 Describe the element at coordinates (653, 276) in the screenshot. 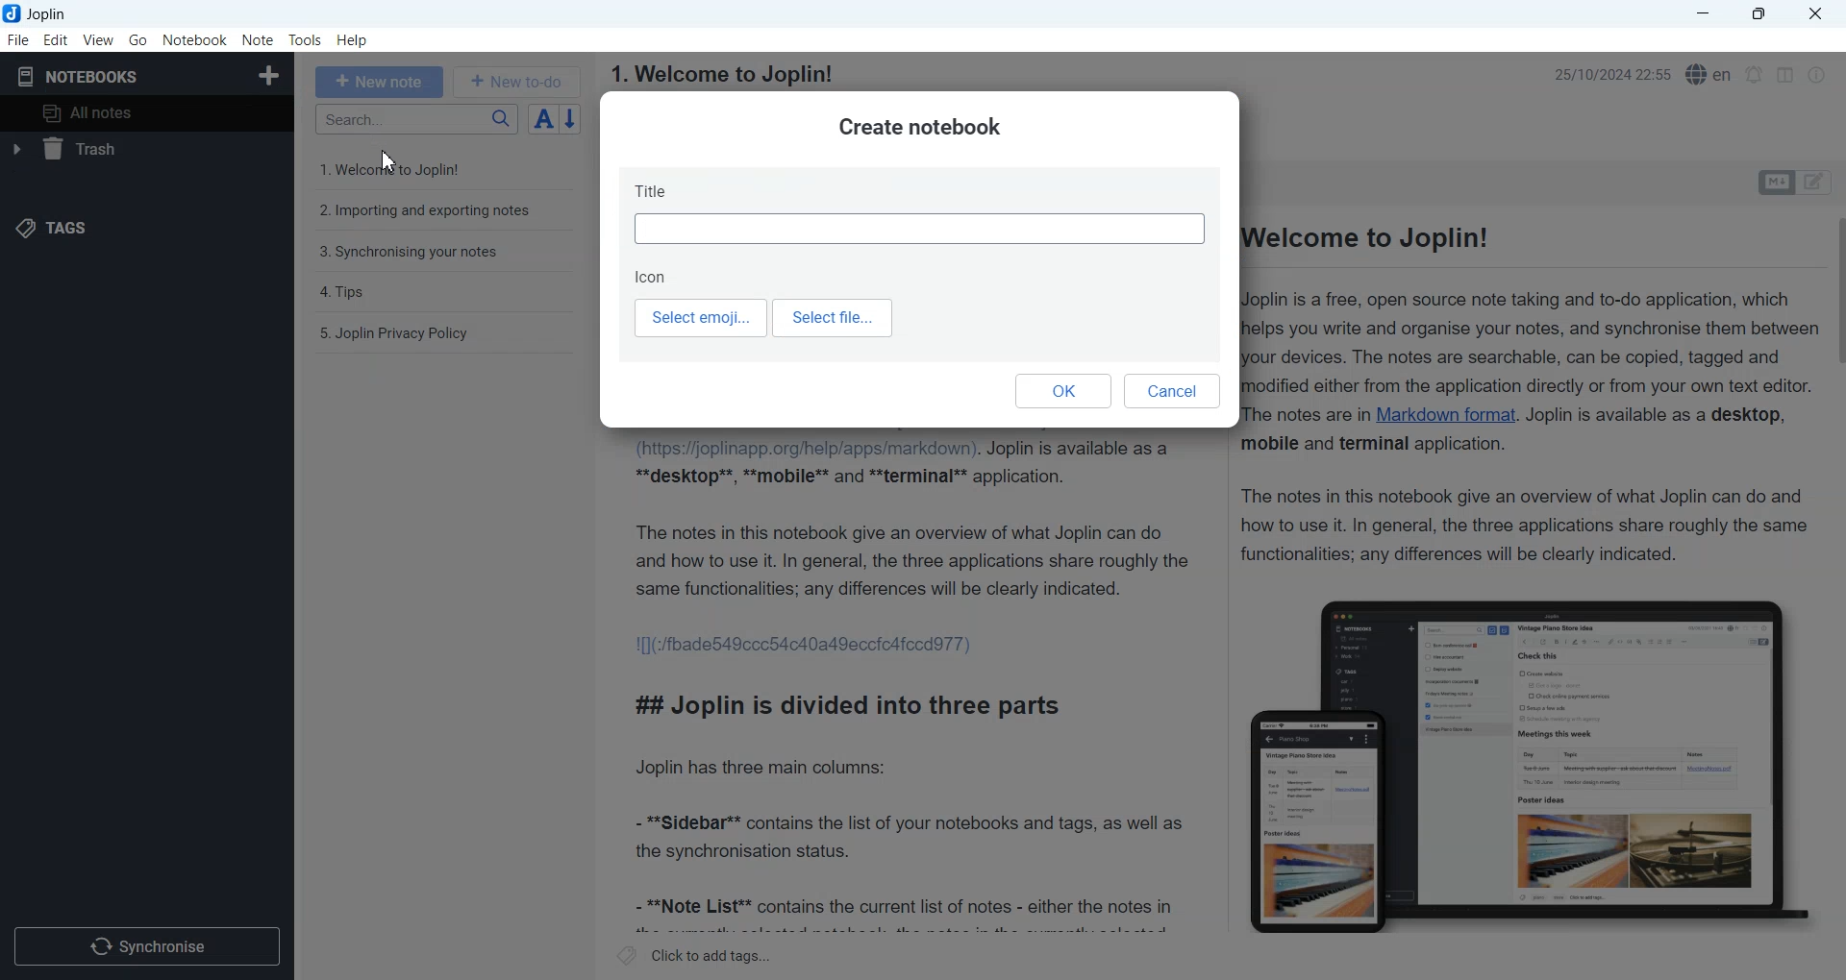

I see `icon` at that location.